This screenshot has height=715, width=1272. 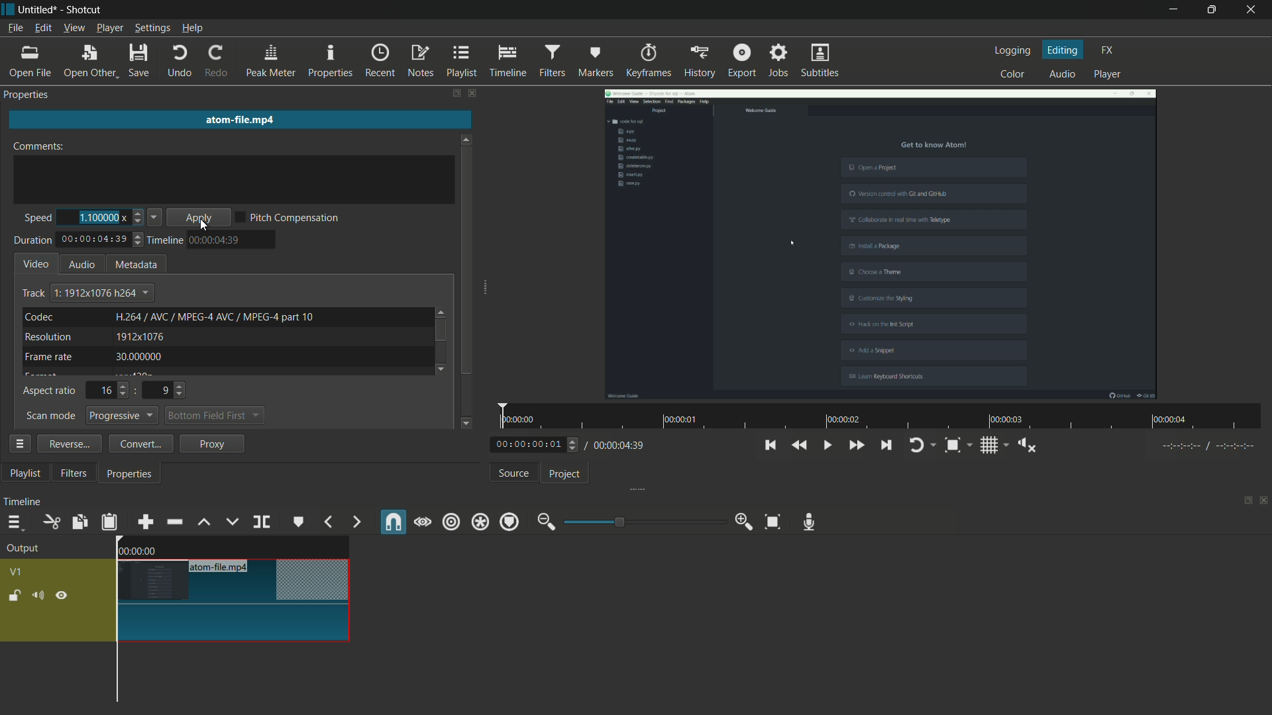 I want to click on go down, so click(x=444, y=367).